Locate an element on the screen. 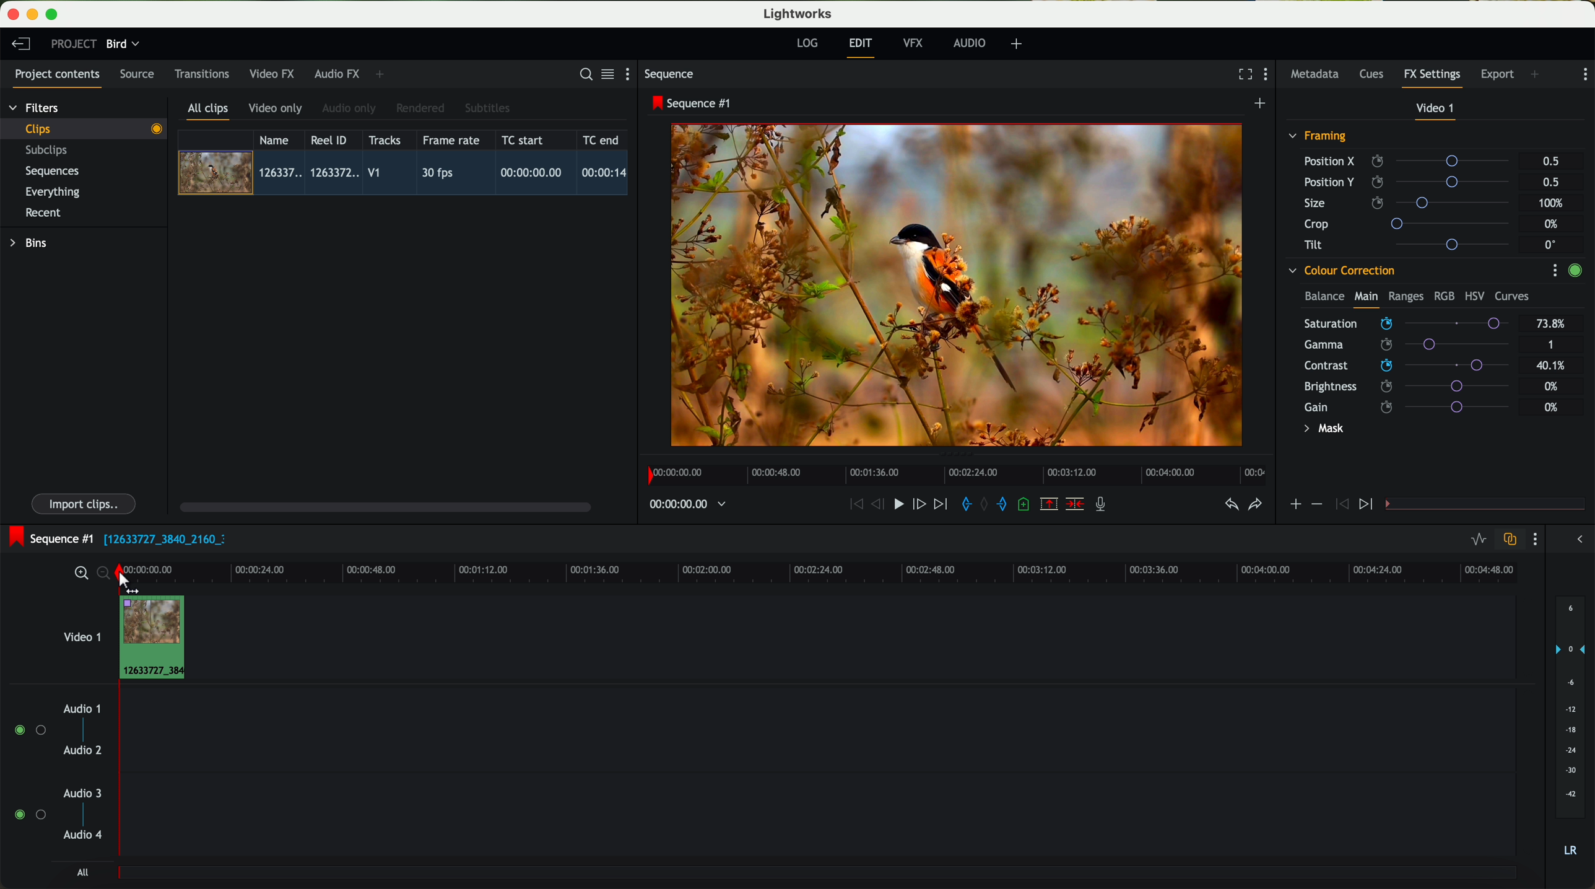  icon is located at coordinates (1295, 506).